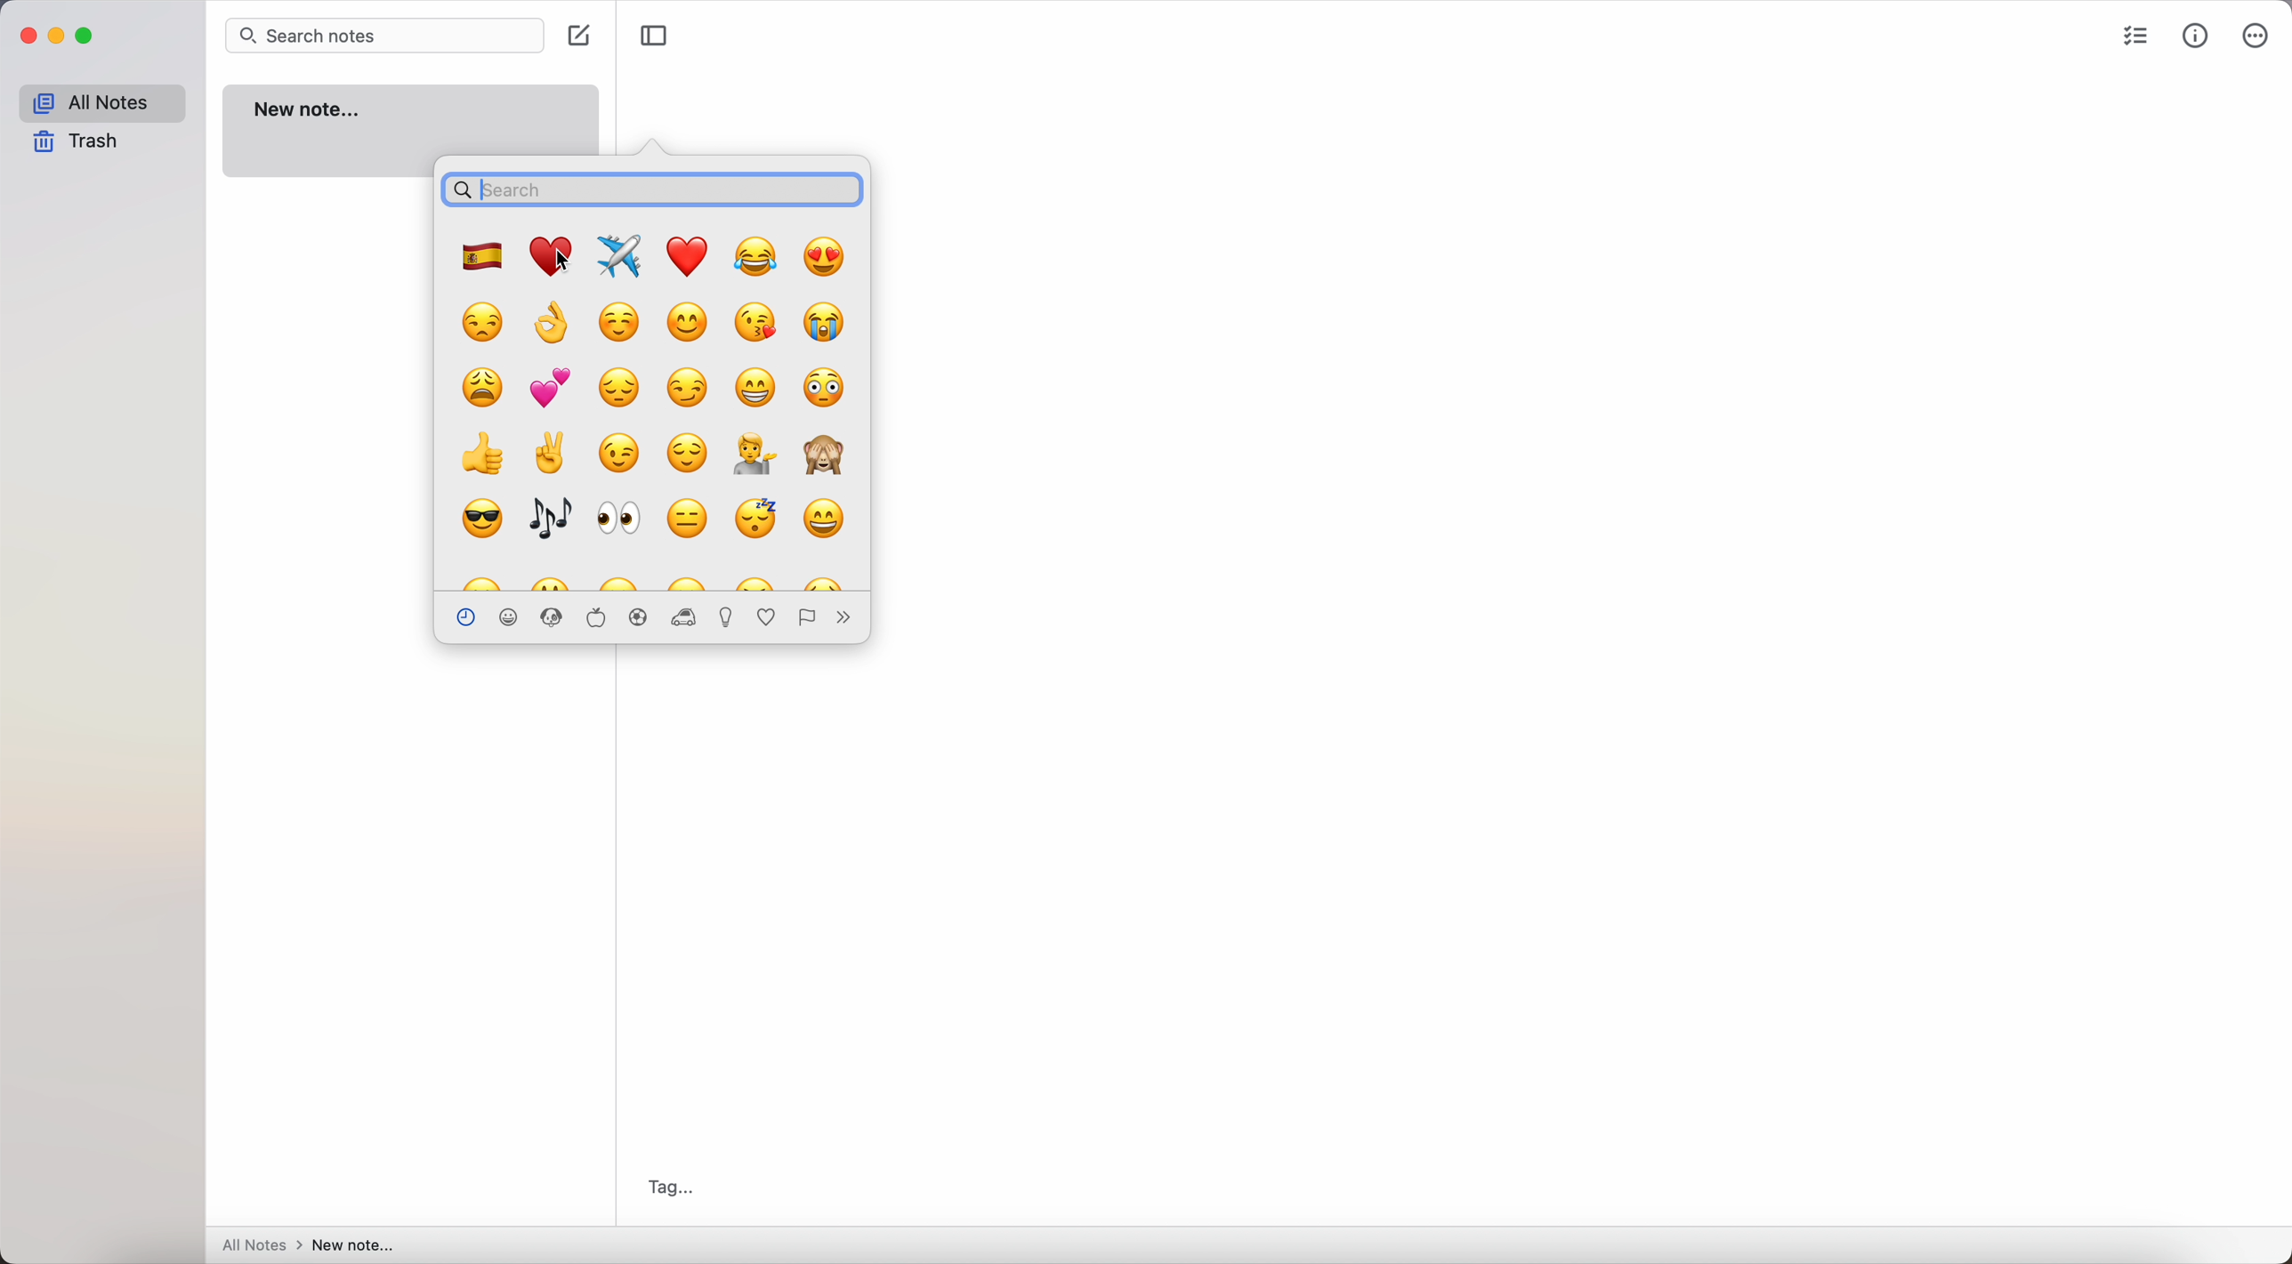 The width and height of the screenshot is (2292, 1264). Describe the element at coordinates (488, 386) in the screenshot. I see `emoji` at that location.